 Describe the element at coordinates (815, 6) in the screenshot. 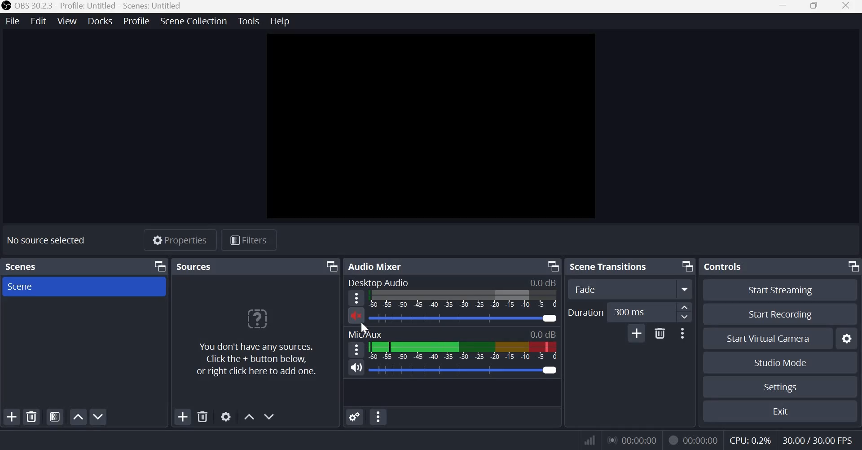

I see `Maximize` at that location.